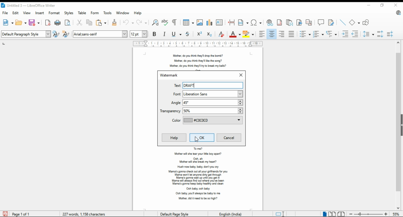 Image resolution: width=403 pixels, height=217 pixels. I want to click on close window, so click(239, 75).